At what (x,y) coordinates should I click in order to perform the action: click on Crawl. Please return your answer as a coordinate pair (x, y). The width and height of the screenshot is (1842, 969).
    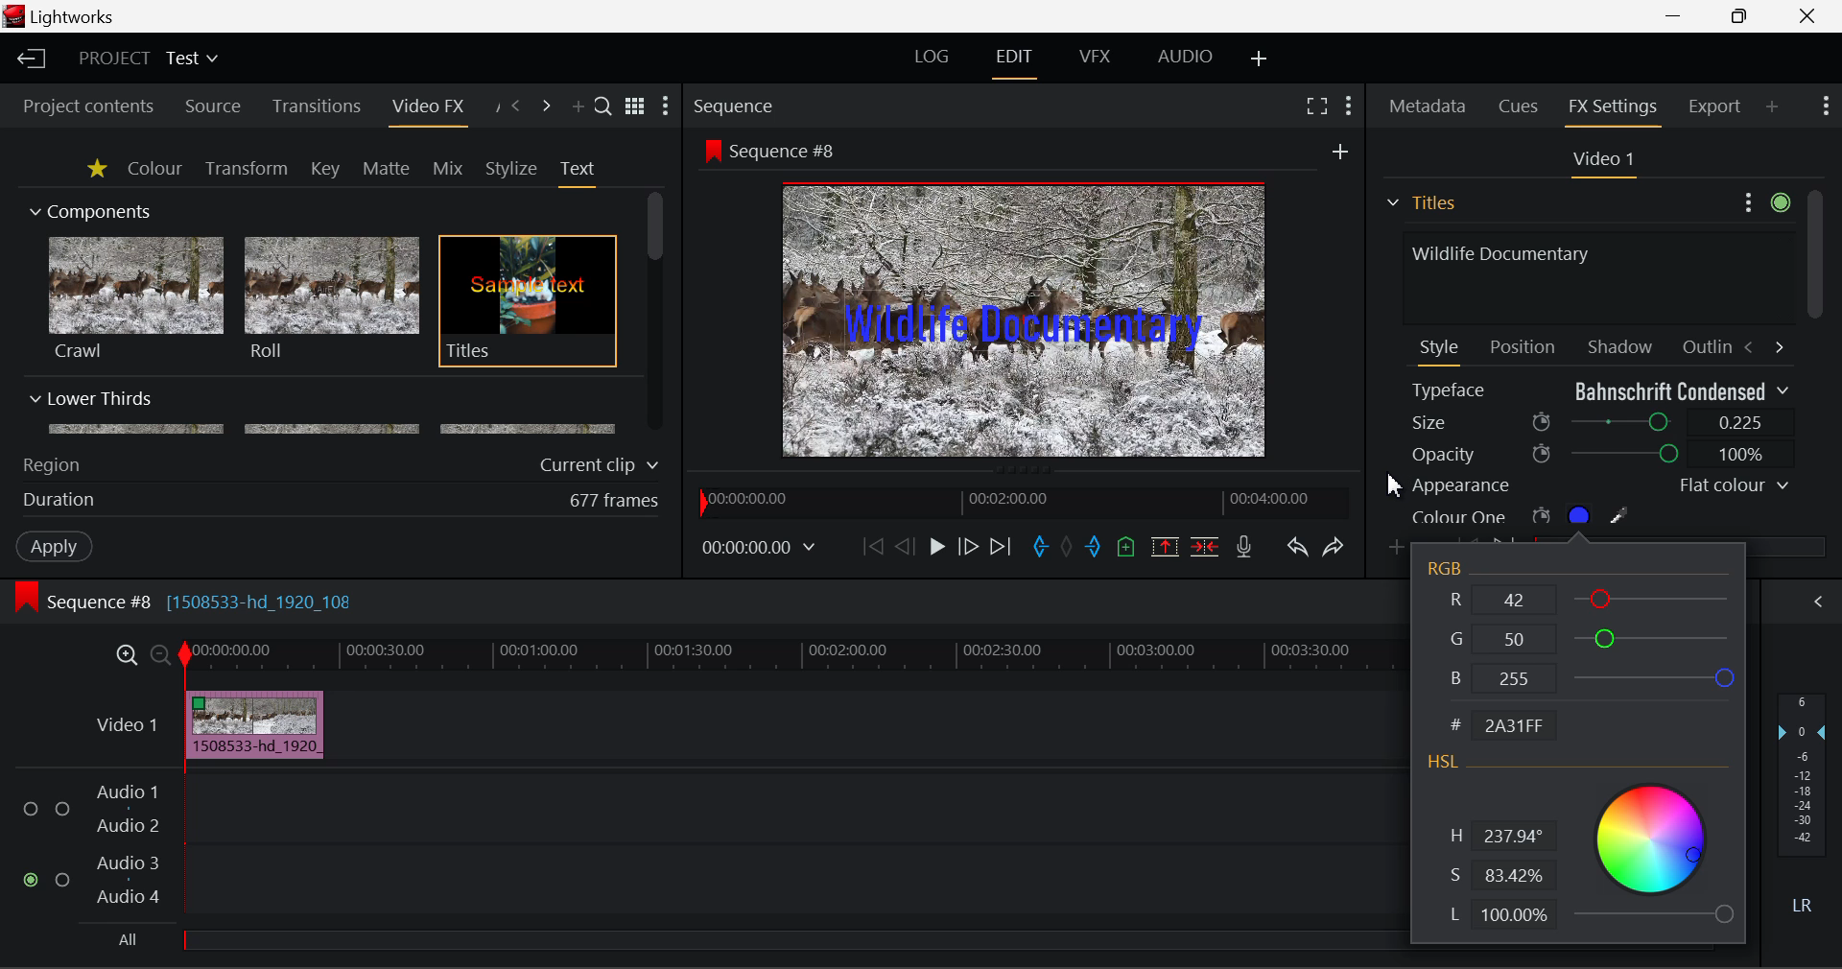
    Looking at the image, I should click on (136, 298).